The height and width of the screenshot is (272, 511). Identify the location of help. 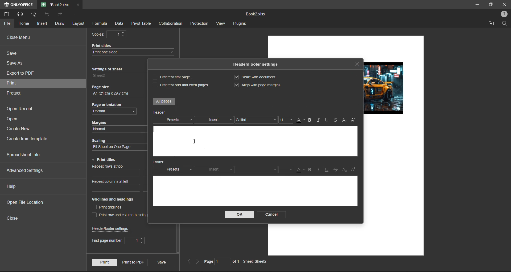
(13, 186).